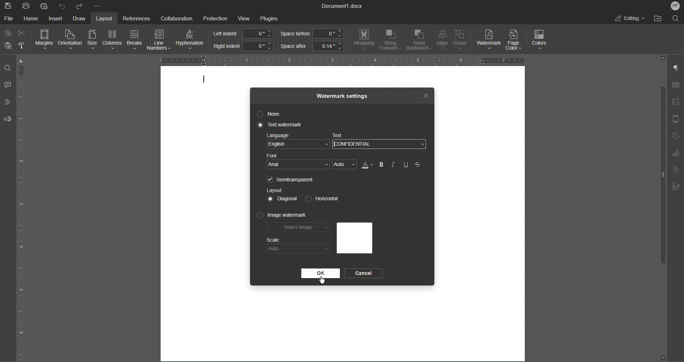 This screenshot has width=684, height=362. I want to click on Save, so click(9, 6).